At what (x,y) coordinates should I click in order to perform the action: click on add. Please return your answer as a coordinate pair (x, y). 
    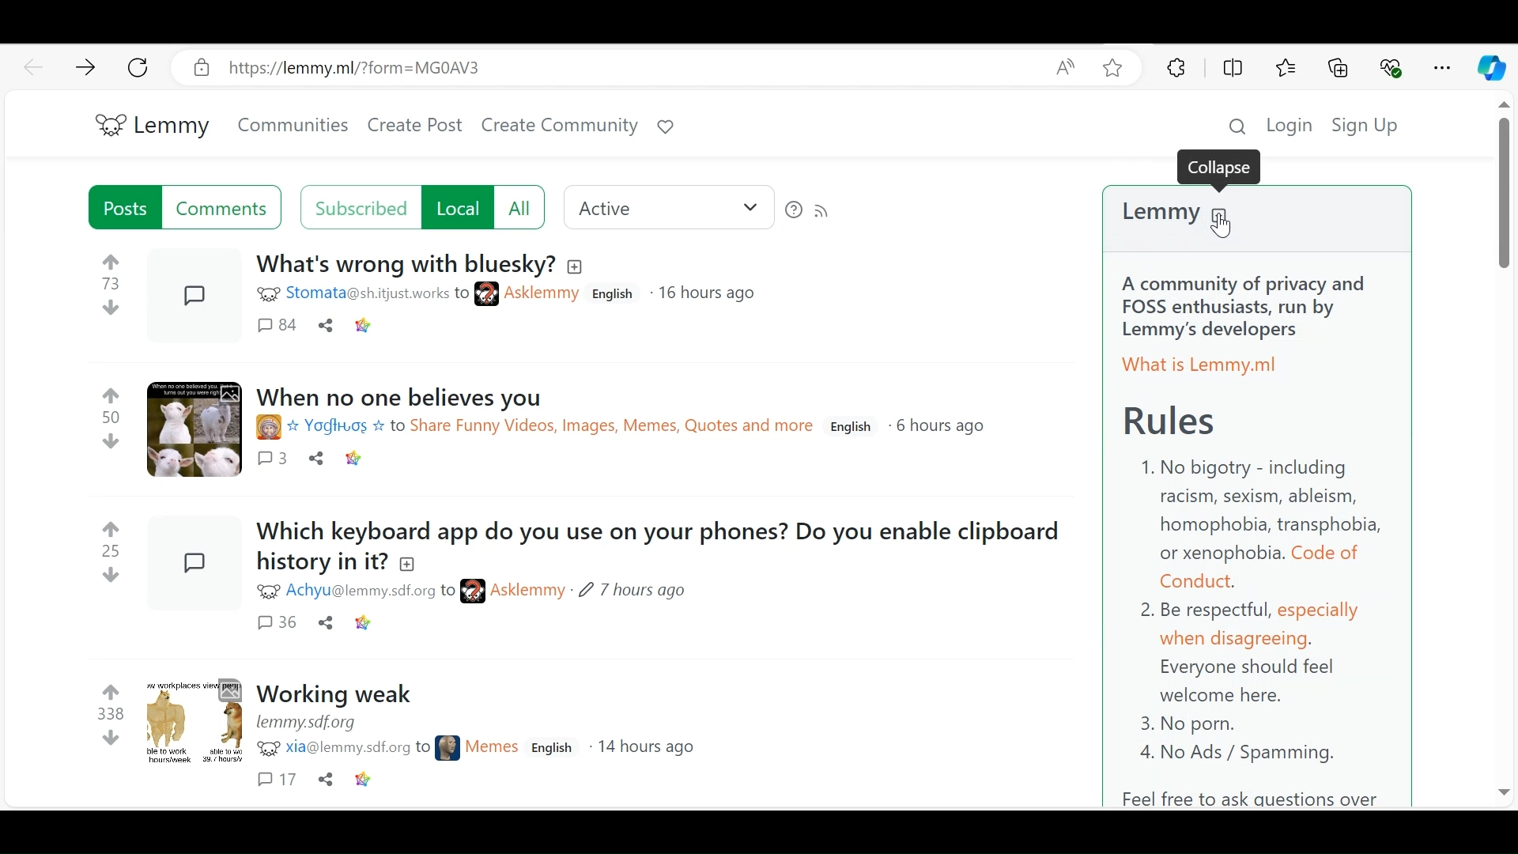
    Looking at the image, I should click on (411, 562).